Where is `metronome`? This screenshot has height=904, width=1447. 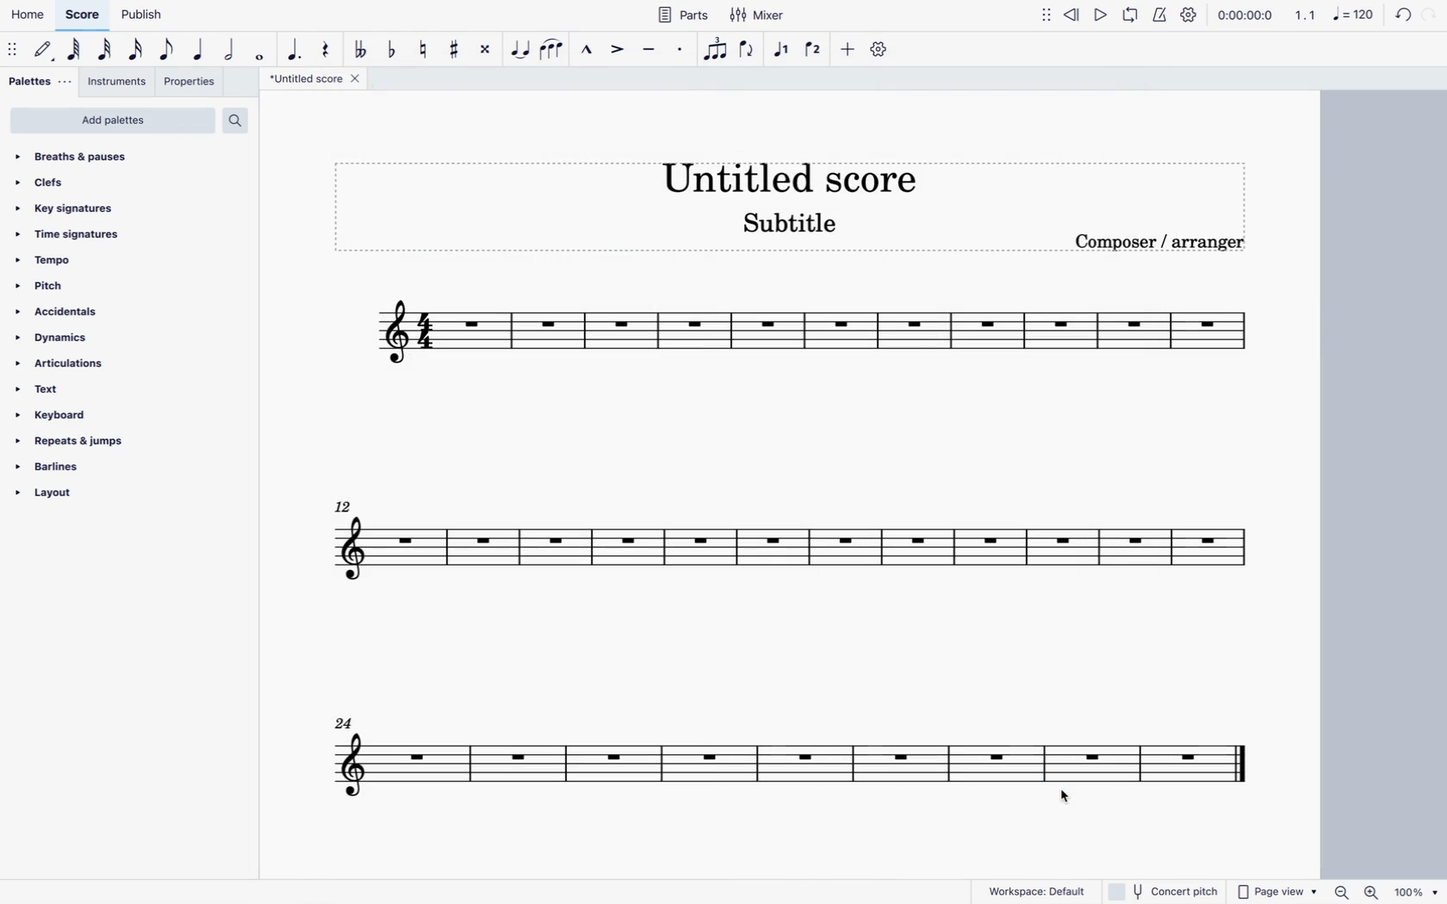 metronome is located at coordinates (1161, 17).